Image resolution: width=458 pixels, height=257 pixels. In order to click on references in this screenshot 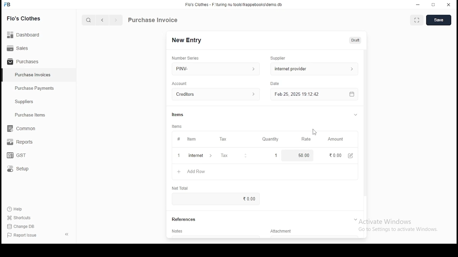, I will do `click(184, 220)`.